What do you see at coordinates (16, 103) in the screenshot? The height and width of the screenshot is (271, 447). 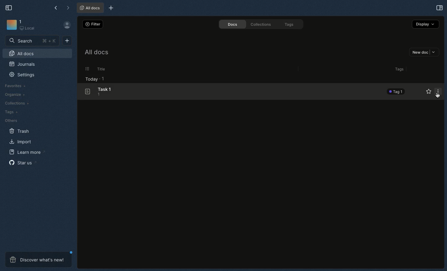 I see `Collections` at bounding box center [16, 103].